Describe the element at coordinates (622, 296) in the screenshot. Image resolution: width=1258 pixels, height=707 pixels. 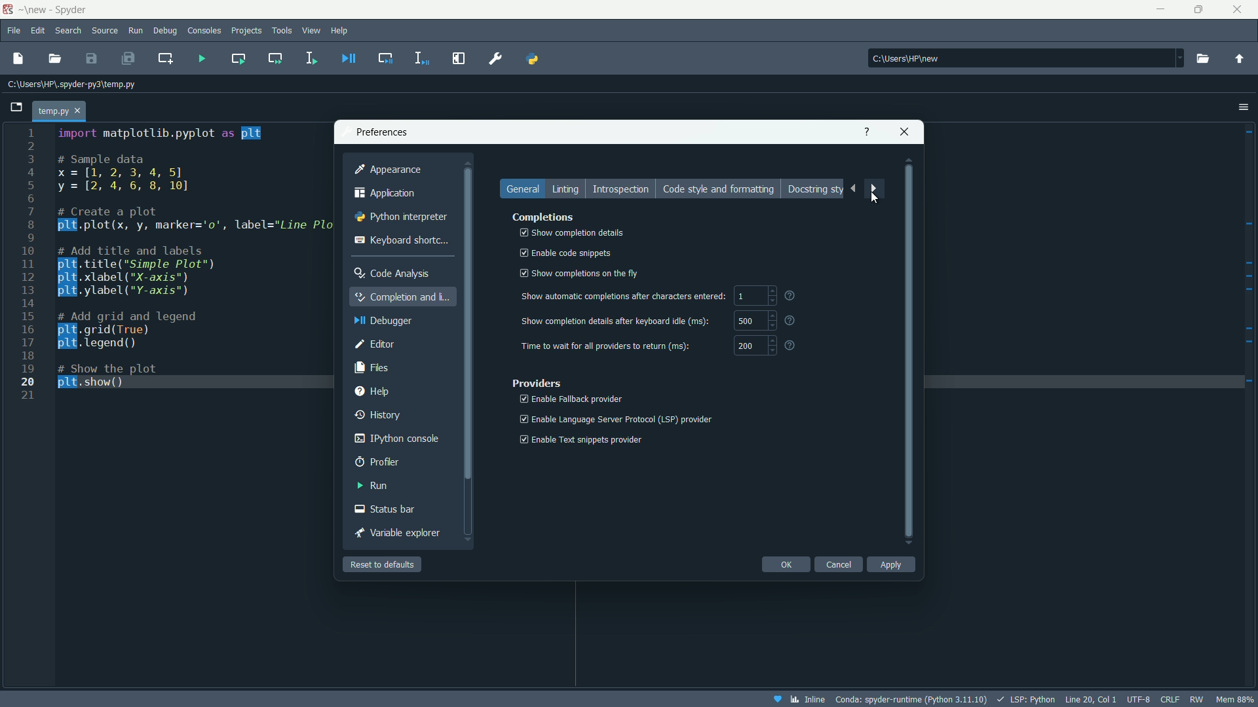
I see `show automatic completions after characters entered` at that location.